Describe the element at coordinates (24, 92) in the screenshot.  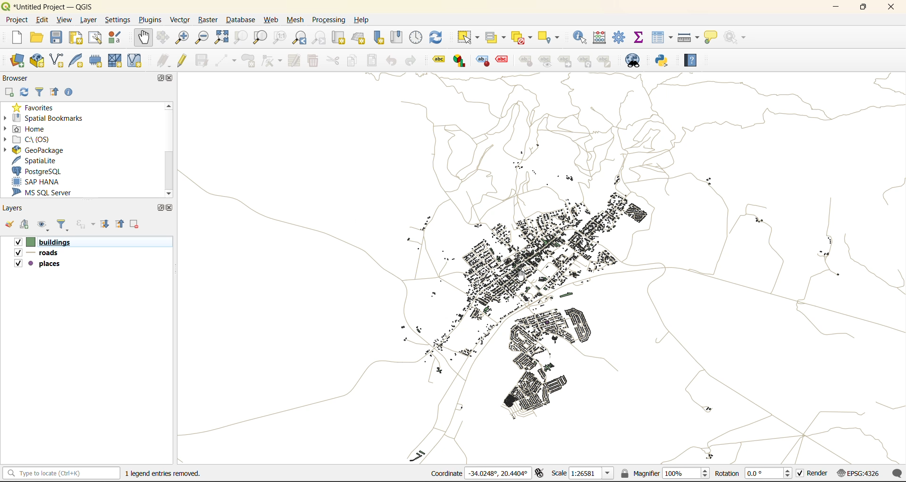
I see `refresh` at that location.